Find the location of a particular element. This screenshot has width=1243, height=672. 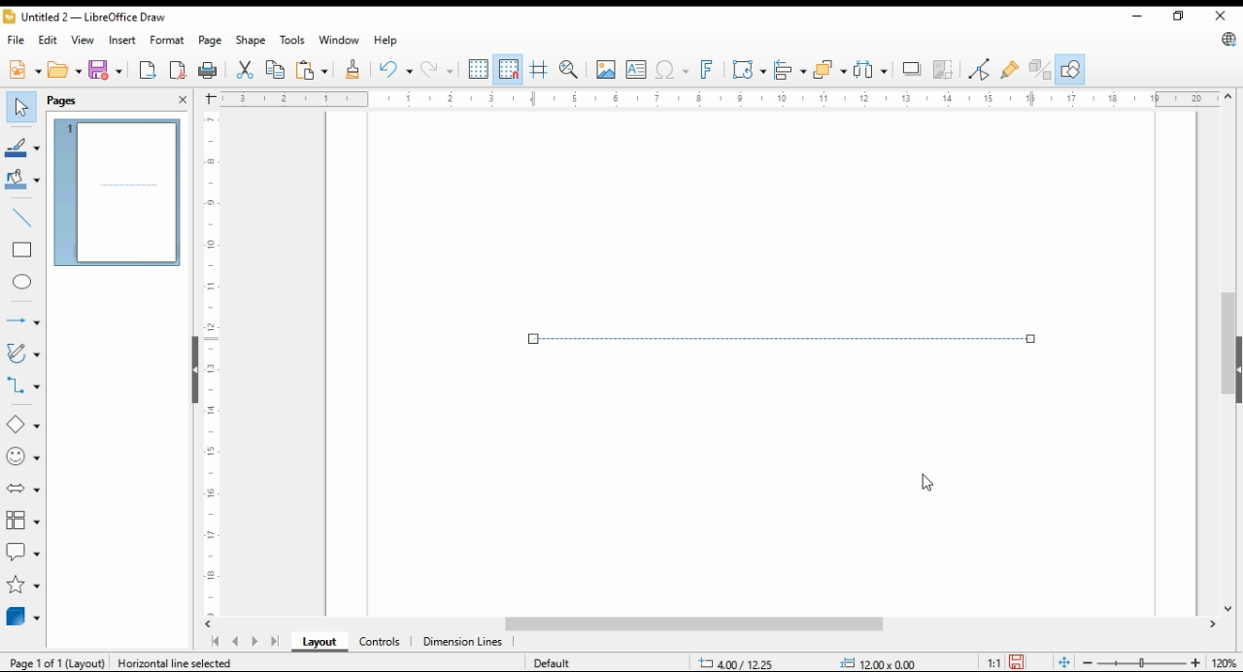

scroll bar is located at coordinates (719, 625).